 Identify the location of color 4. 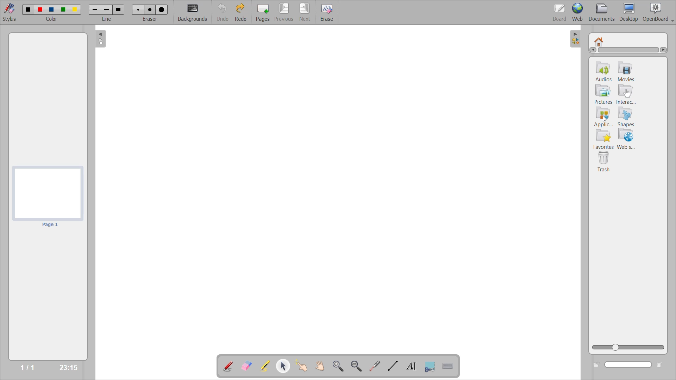
(63, 10).